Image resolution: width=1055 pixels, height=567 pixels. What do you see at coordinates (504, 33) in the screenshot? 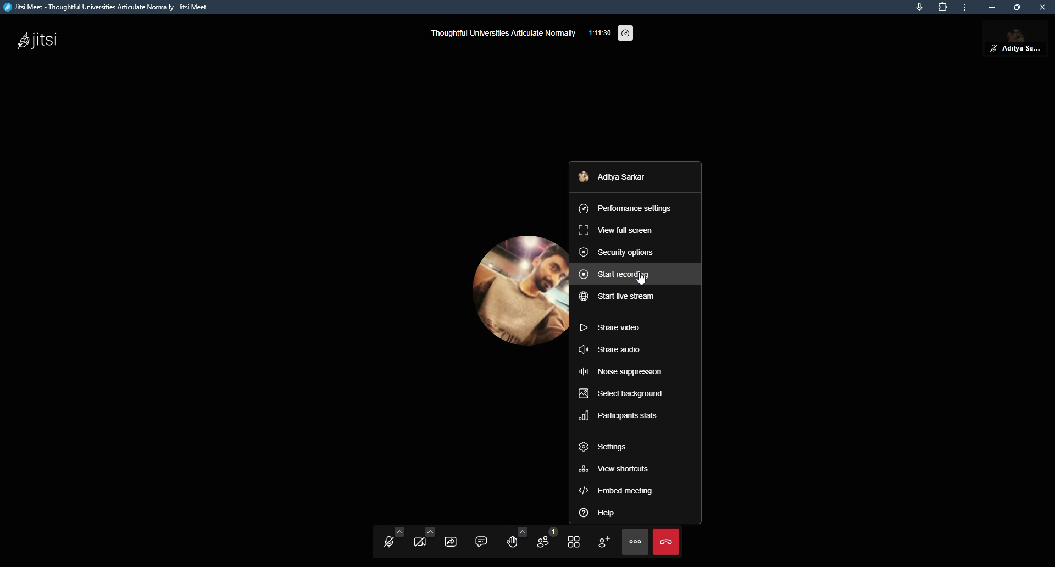
I see `thoughtful universities articulate normally` at bounding box center [504, 33].